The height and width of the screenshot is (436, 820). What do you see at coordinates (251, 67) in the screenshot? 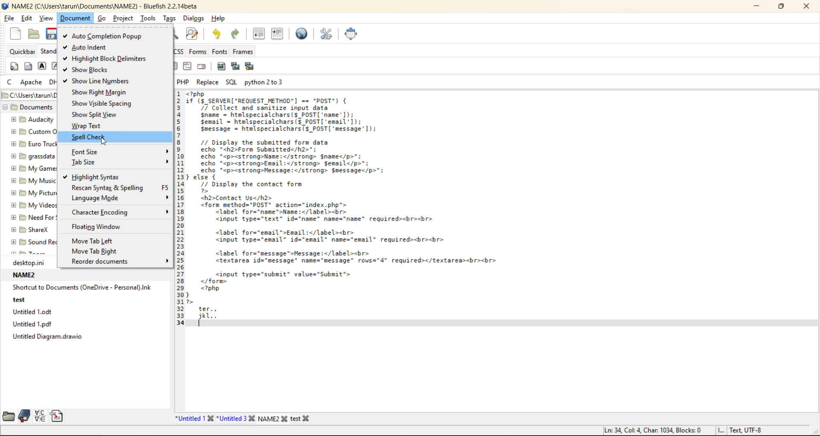
I see `insert thumbnail` at bounding box center [251, 67].